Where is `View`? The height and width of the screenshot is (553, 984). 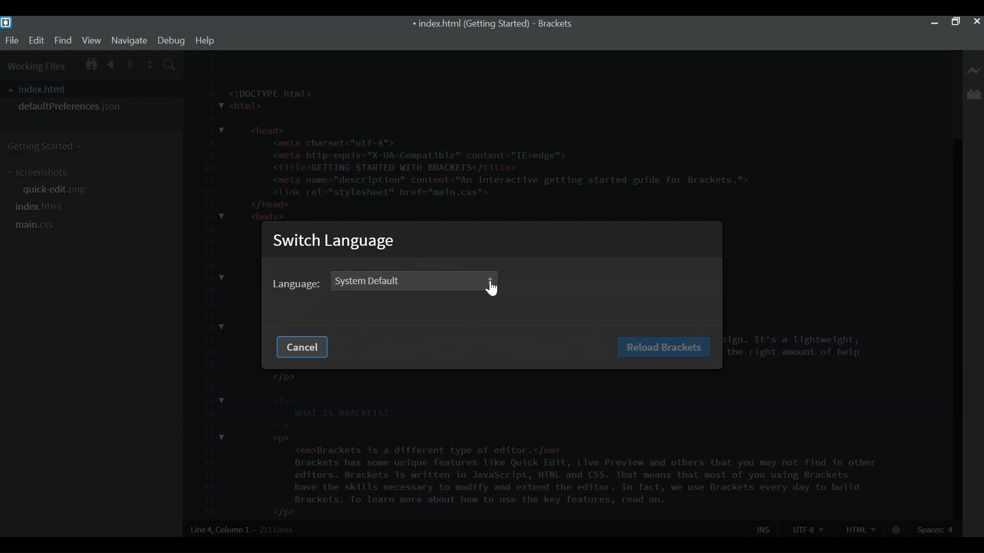 View is located at coordinates (92, 40).